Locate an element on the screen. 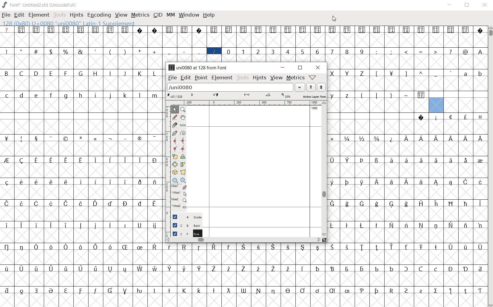 This screenshot has height=307, width=493. glyph is located at coordinates (421, 269).